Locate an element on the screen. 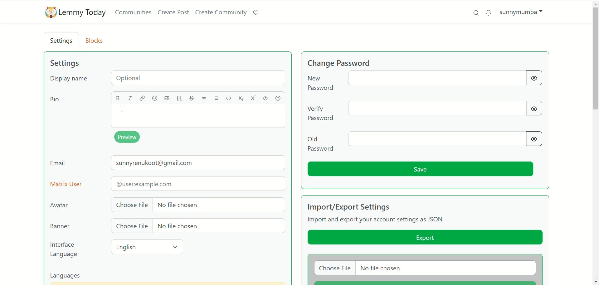 The width and height of the screenshot is (599, 285). italics is located at coordinates (132, 99).